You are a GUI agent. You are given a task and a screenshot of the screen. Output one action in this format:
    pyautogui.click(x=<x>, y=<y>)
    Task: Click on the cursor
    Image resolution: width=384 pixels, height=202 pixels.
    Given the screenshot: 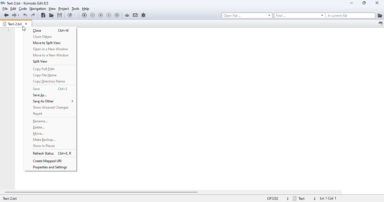 What is the action you would take?
    pyautogui.click(x=24, y=29)
    